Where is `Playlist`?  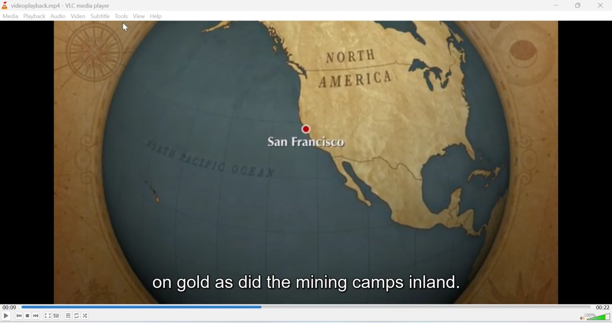 Playlist is located at coordinates (68, 315).